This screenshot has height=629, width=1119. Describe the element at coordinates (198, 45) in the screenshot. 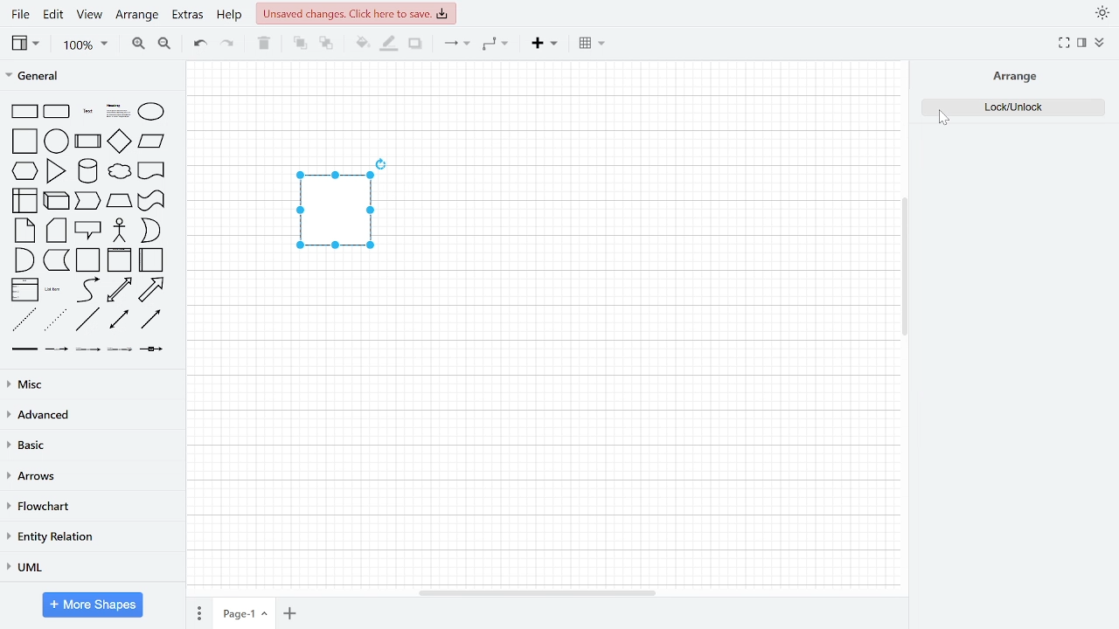

I see `undo` at that location.